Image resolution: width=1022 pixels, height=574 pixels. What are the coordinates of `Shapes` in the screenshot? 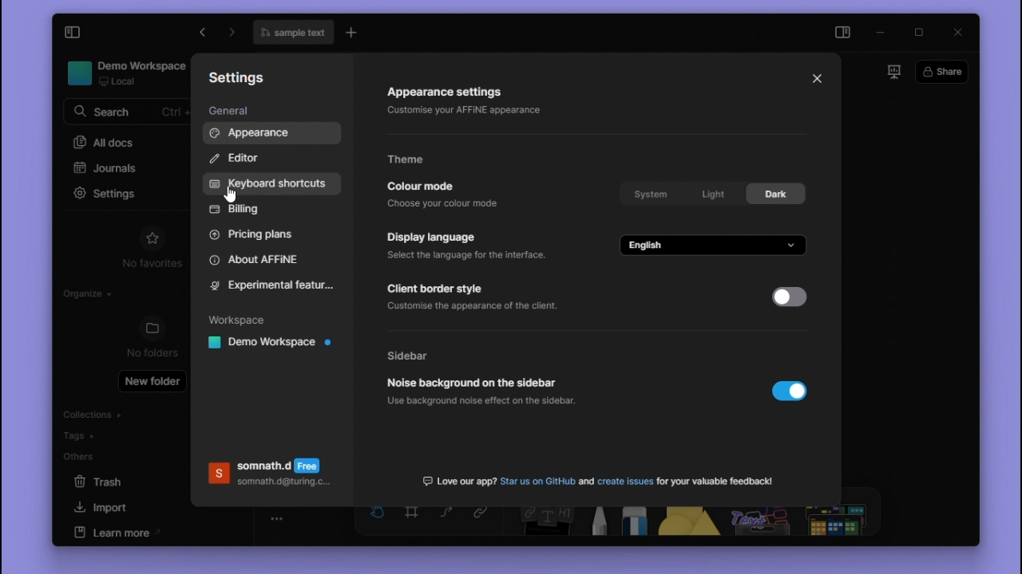 It's located at (684, 524).